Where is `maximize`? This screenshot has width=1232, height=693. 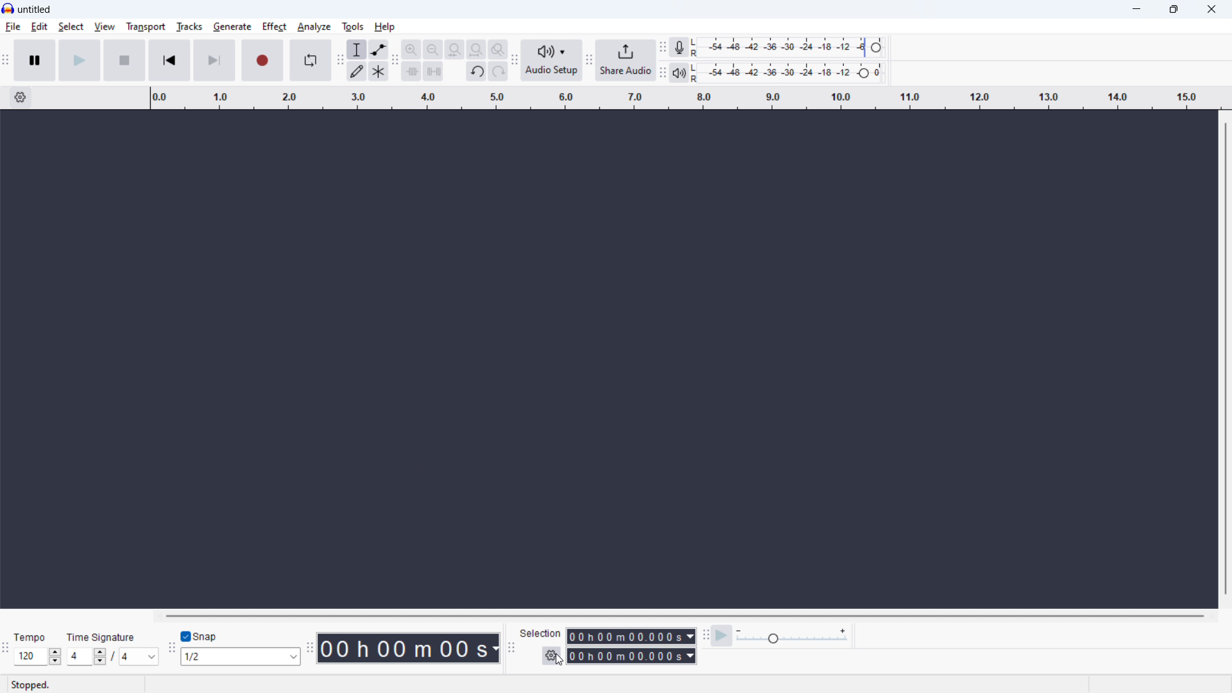 maximize is located at coordinates (1173, 10).